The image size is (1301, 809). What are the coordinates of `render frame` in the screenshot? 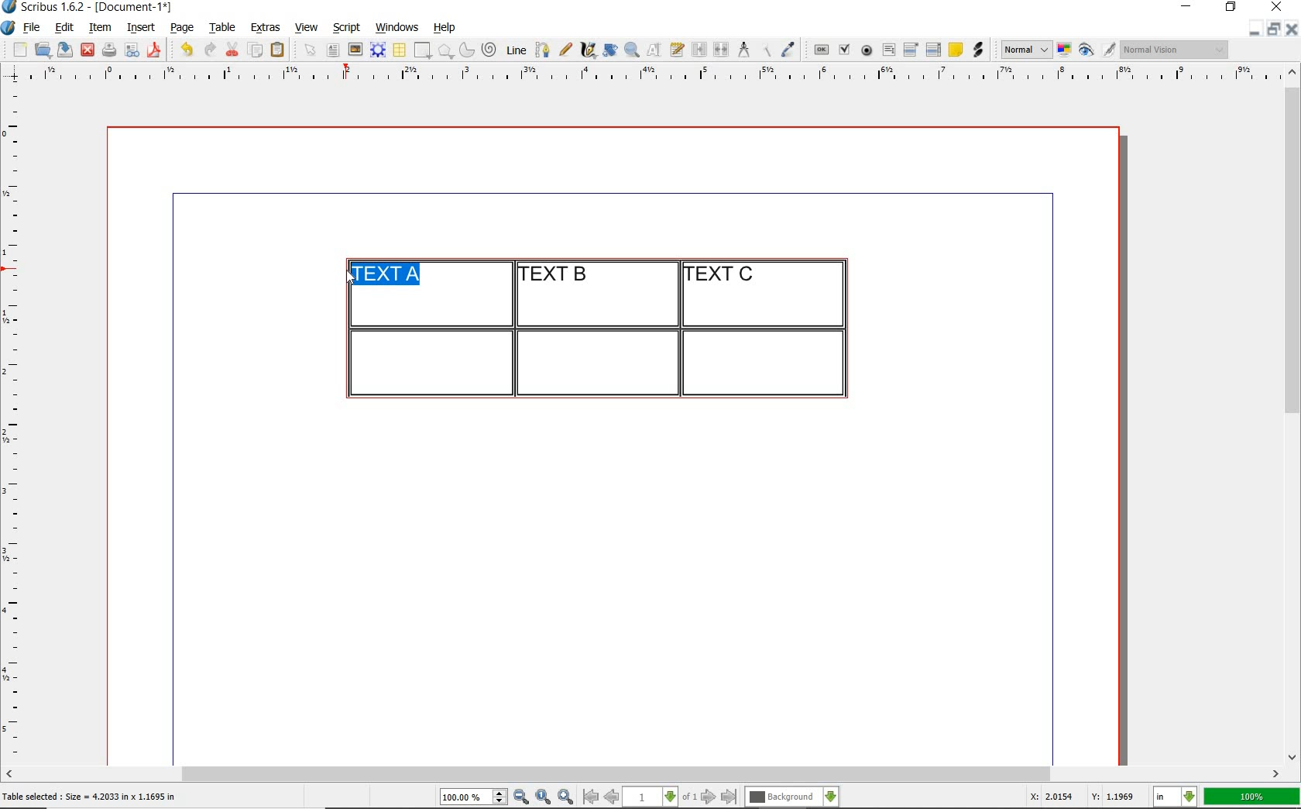 It's located at (378, 50).